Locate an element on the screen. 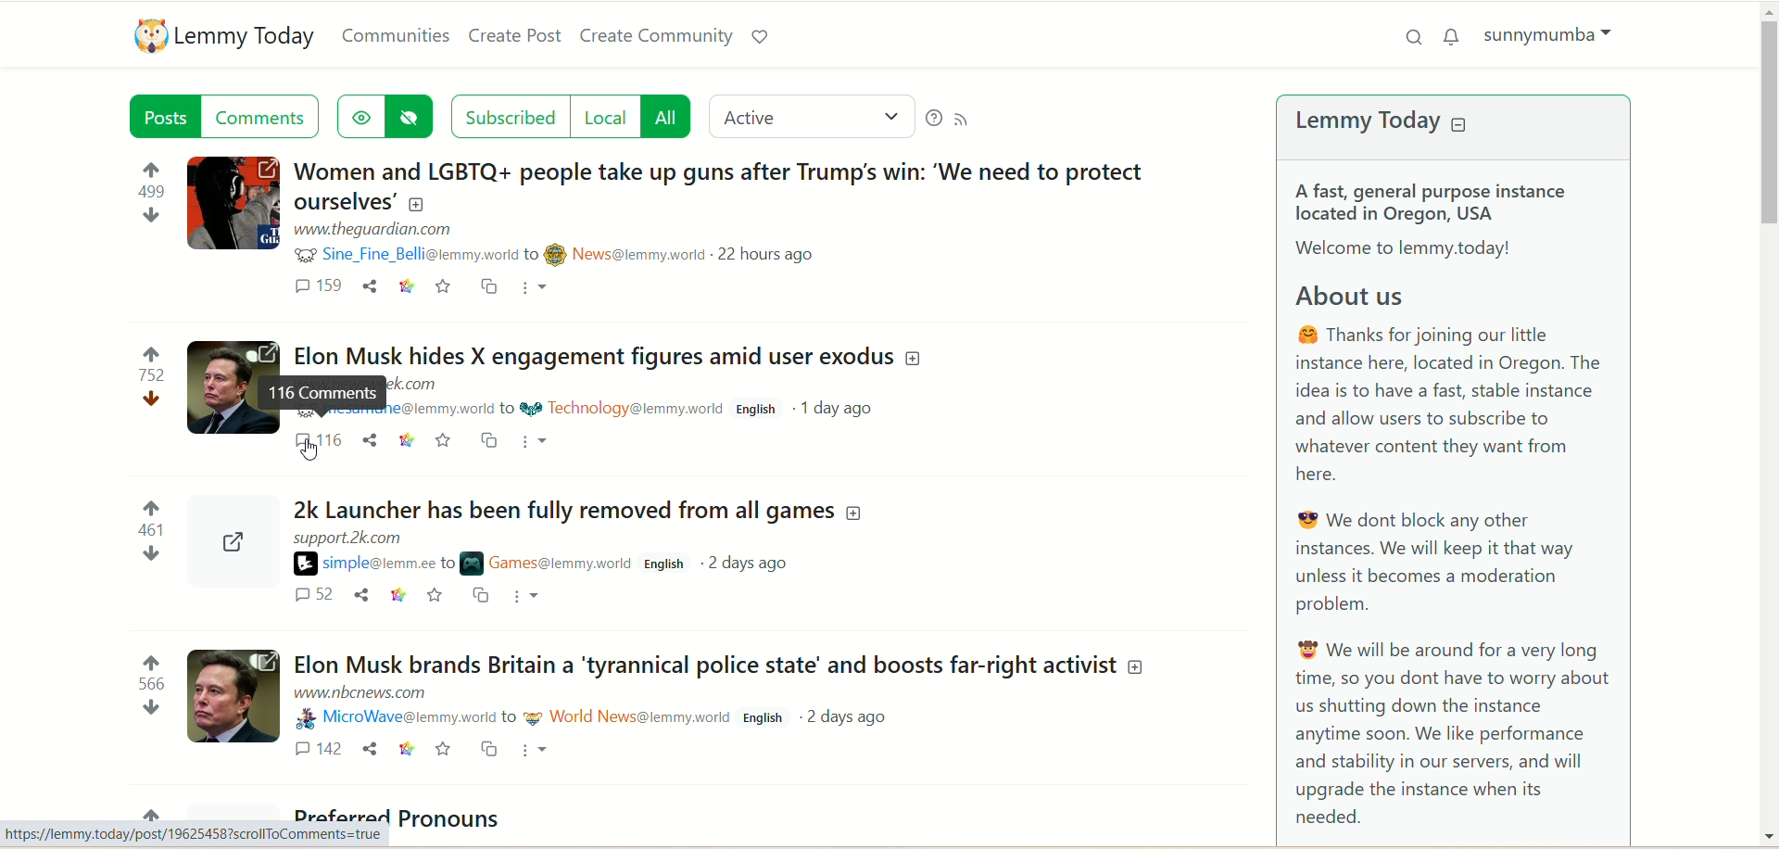 Image resolution: width=1779 pixels, height=849 pixels. Add  is located at coordinates (913, 360).